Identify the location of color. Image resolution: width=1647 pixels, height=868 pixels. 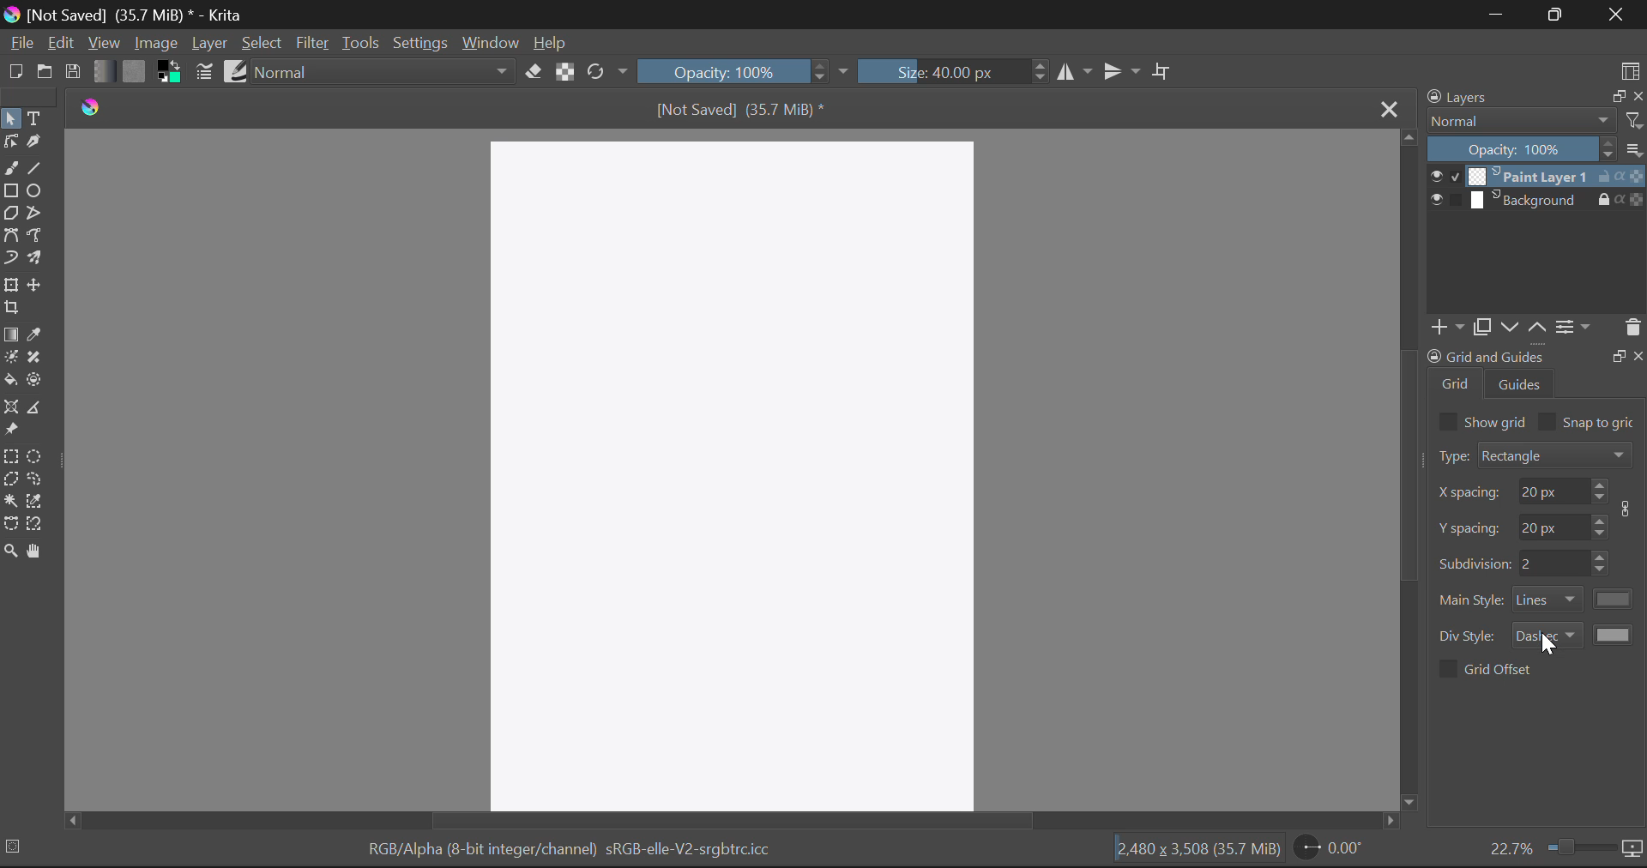
(1615, 599).